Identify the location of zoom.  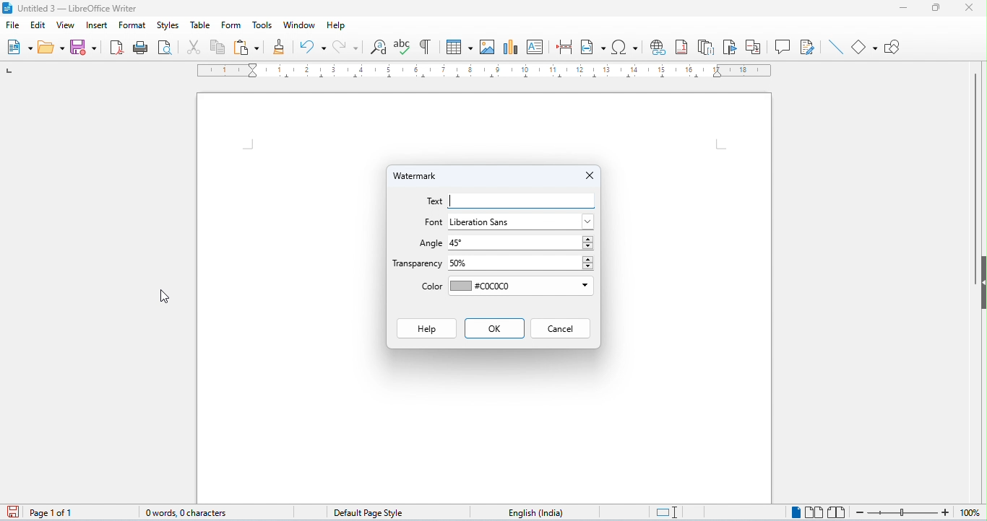
(921, 513).